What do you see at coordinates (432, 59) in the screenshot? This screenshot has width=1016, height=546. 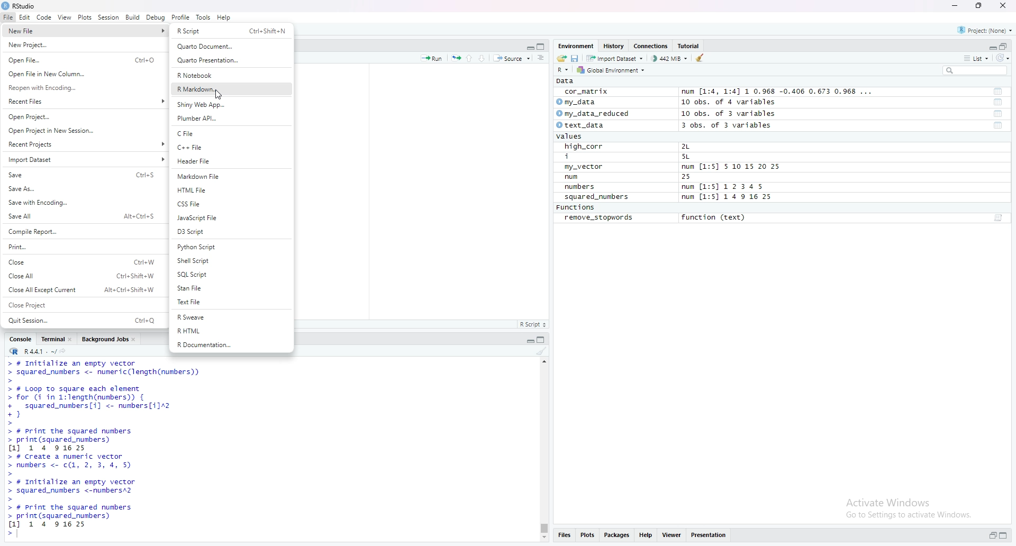 I see `Run` at bounding box center [432, 59].